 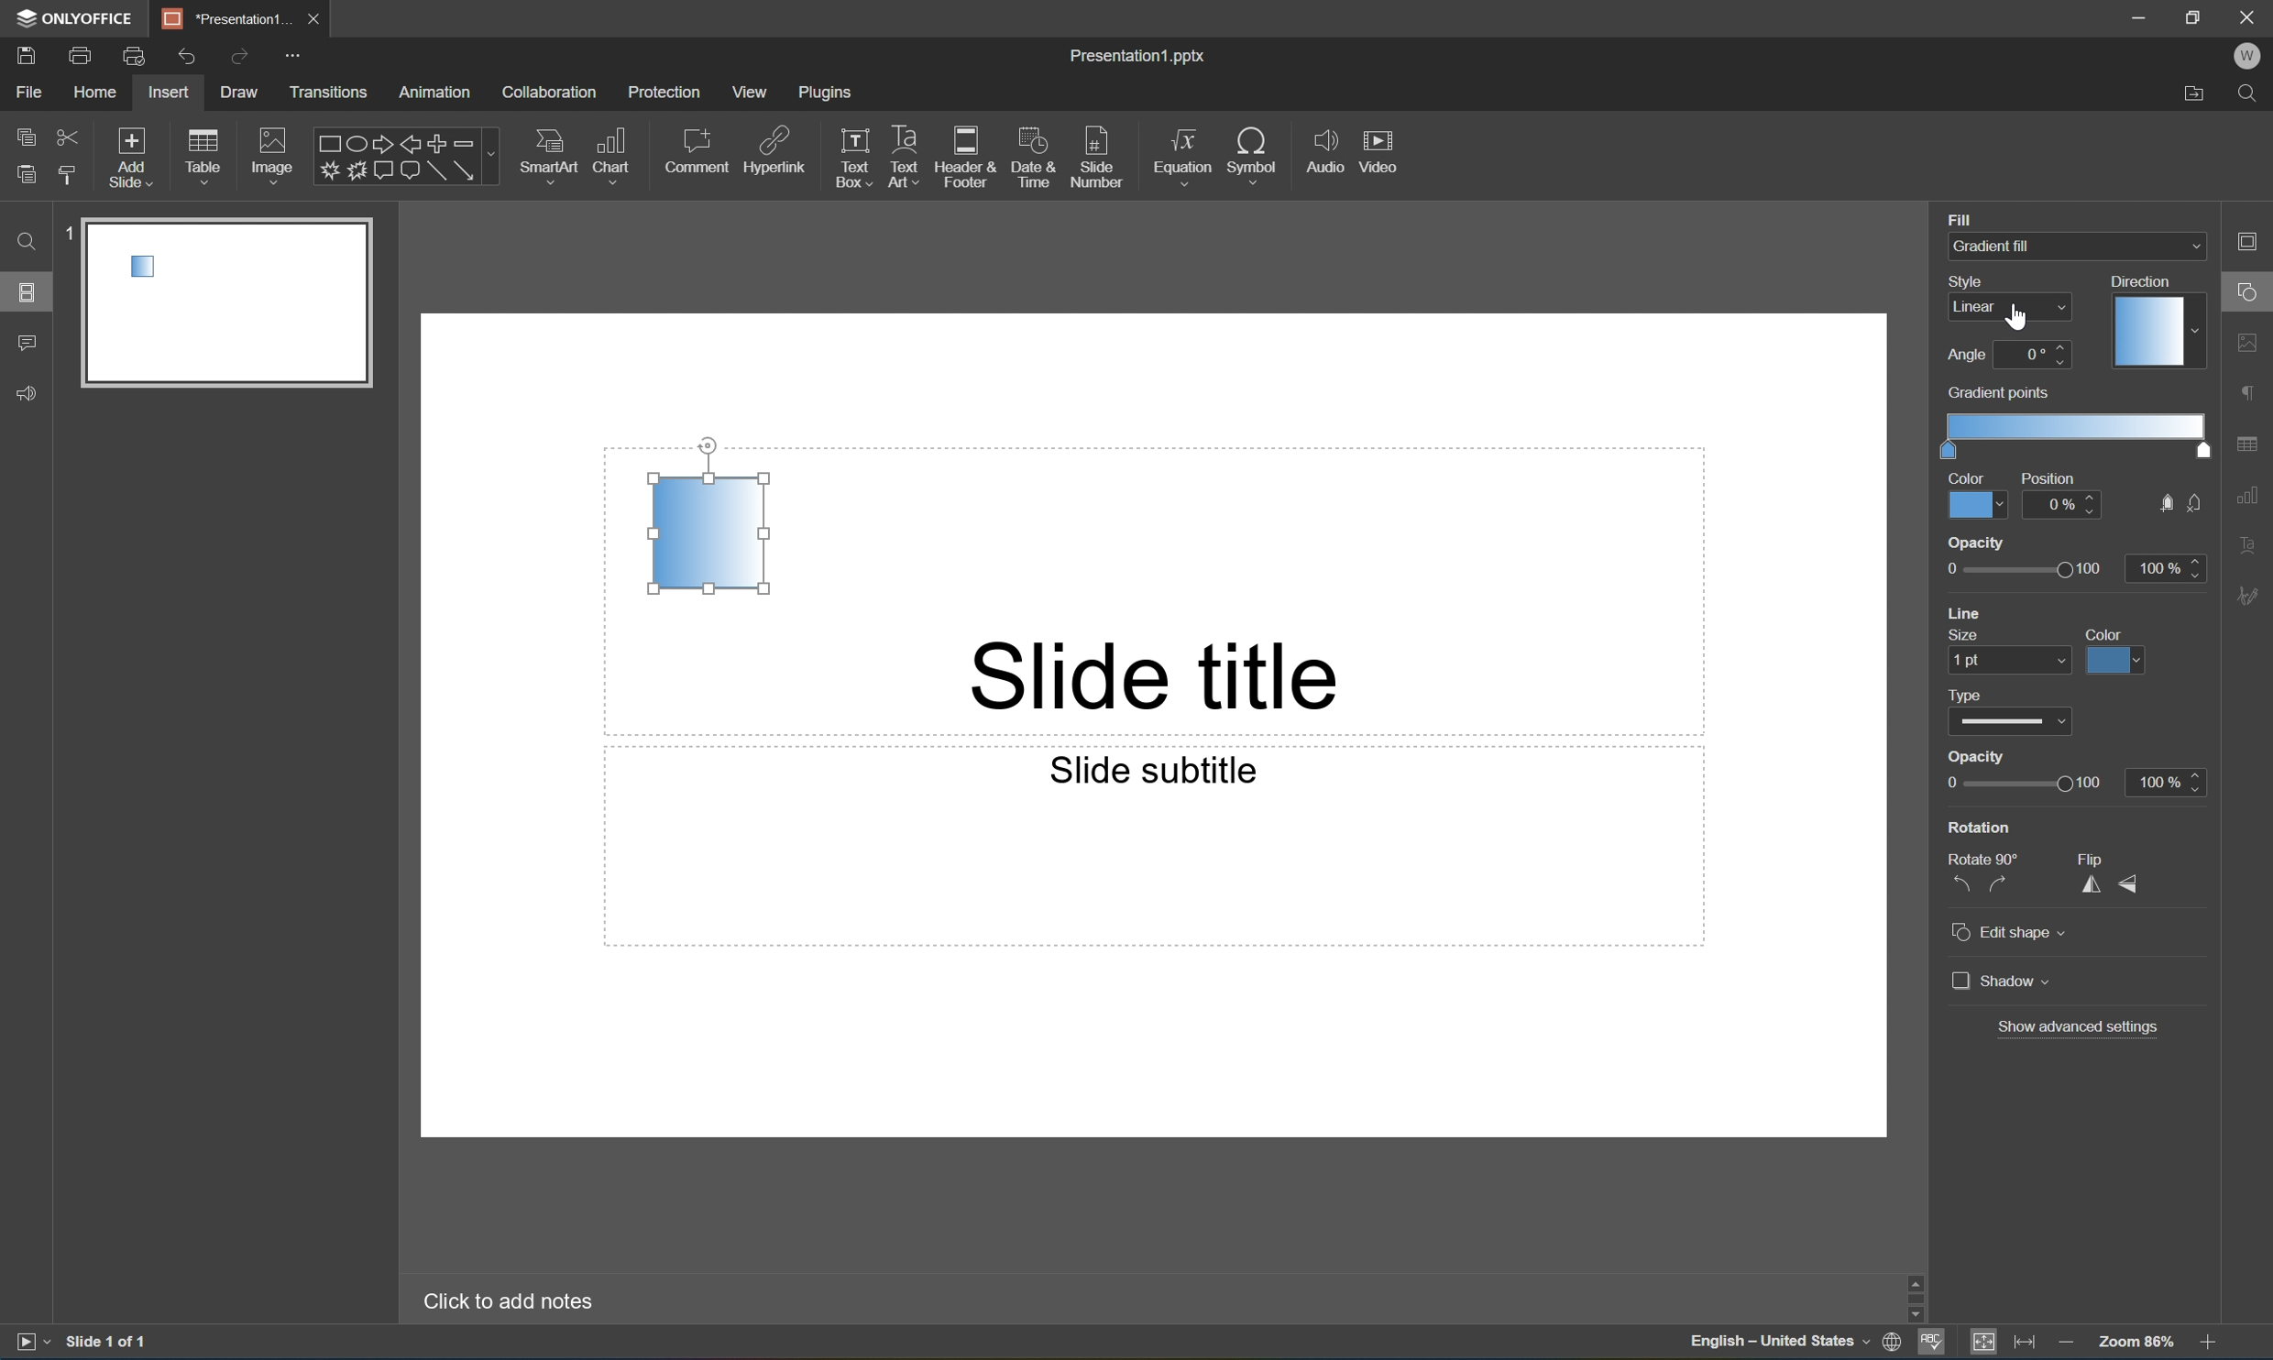 I want to click on Flip Vertically, so click(x=2130, y=884).